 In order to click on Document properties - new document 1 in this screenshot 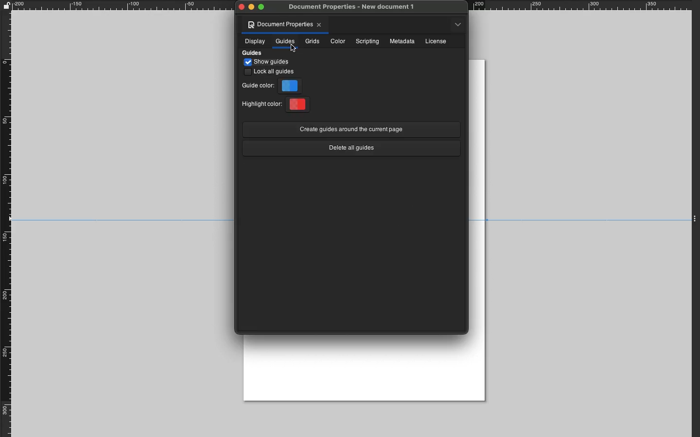, I will do `click(353, 7)`.